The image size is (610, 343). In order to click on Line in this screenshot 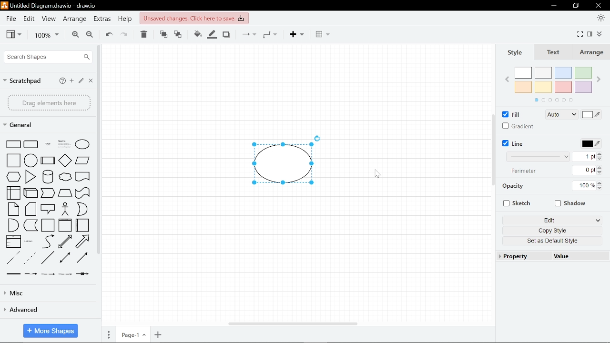, I will do `click(513, 143)`.